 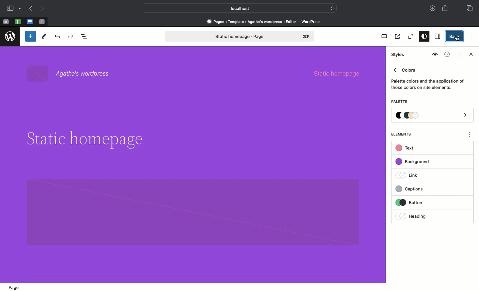 What do you see at coordinates (72, 74) in the screenshot?
I see `wordpress name` at bounding box center [72, 74].